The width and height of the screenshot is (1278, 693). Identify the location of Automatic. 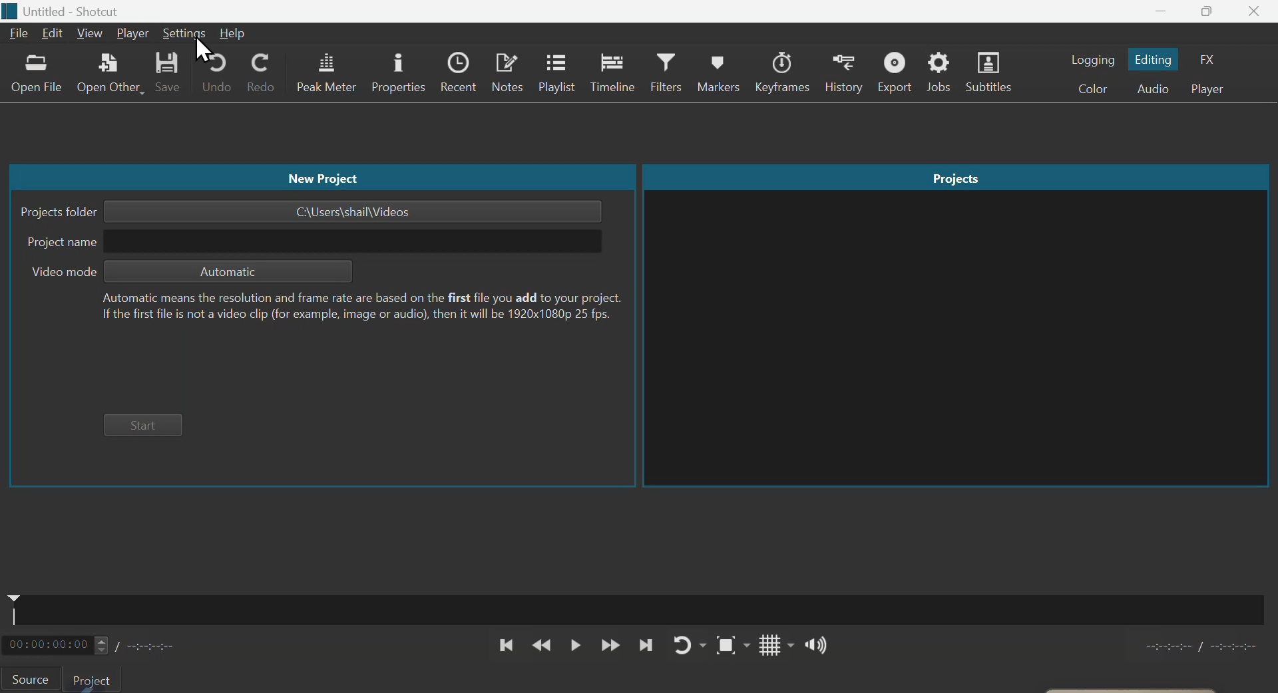
(230, 272).